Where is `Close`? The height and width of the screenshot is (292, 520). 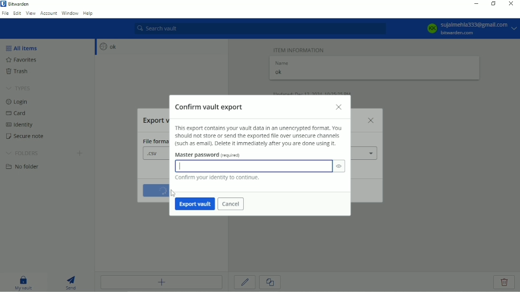
Close is located at coordinates (339, 107).